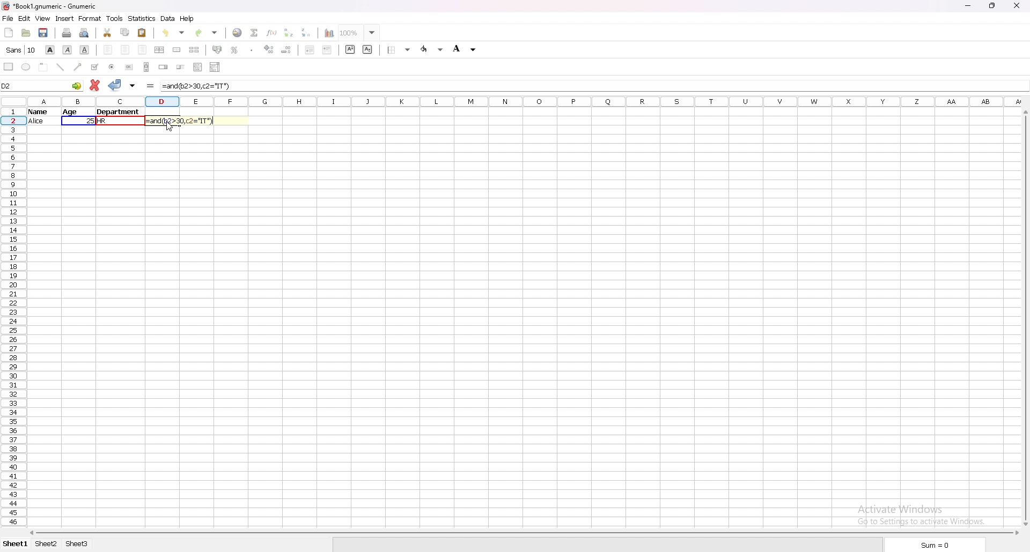 This screenshot has height=552, width=1030. What do you see at coordinates (170, 127) in the screenshot?
I see `cursor` at bounding box center [170, 127].